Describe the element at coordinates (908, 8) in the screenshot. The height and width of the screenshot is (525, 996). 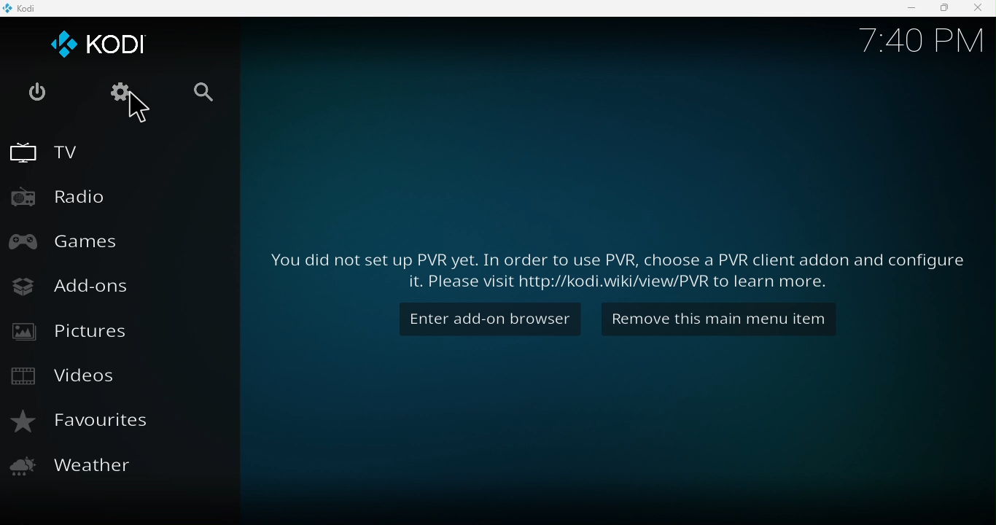
I see `Minimize` at that location.